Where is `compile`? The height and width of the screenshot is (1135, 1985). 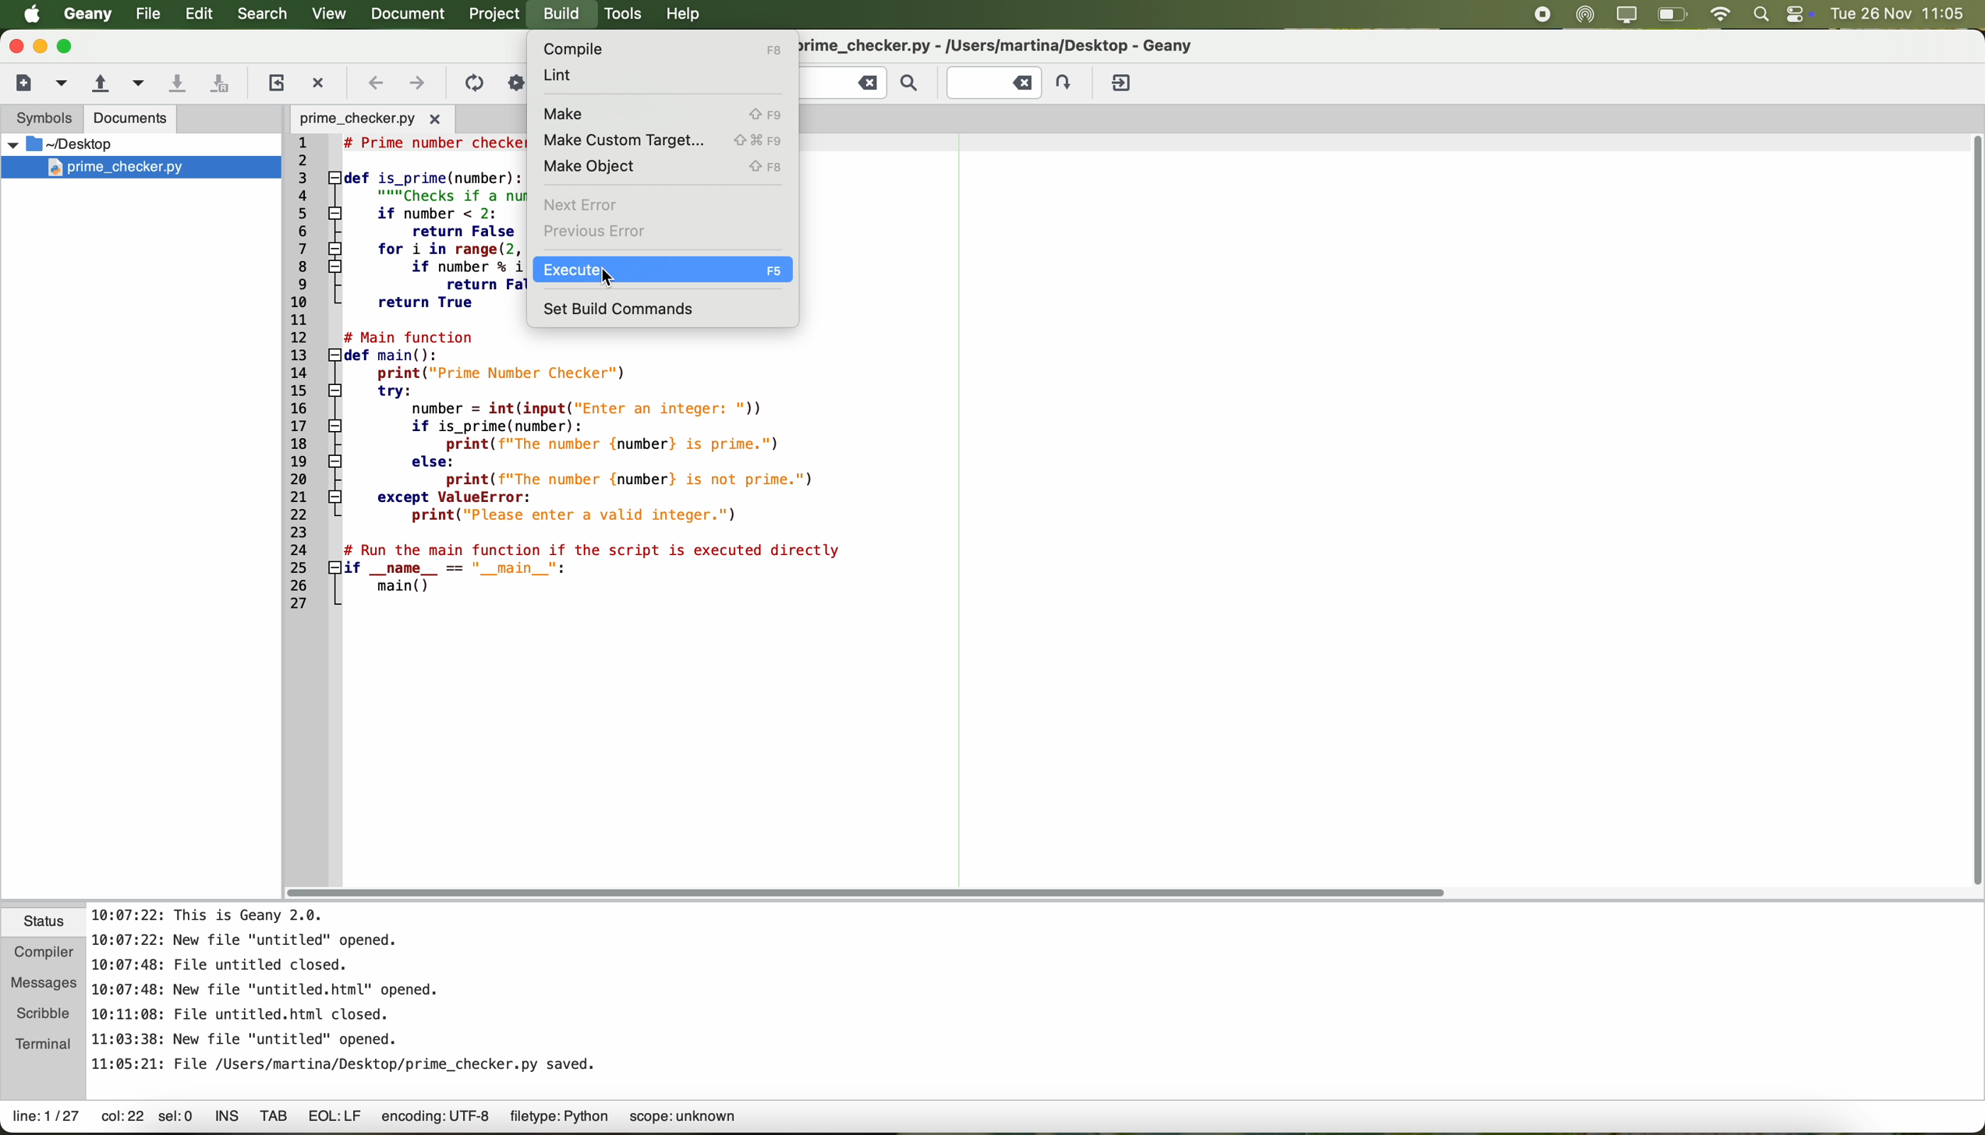 compile is located at coordinates (659, 48).